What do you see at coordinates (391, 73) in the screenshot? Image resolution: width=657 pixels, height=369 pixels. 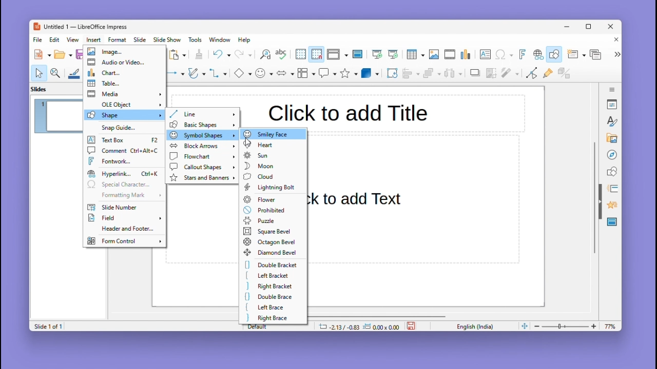 I see `Rotate` at bounding box center [391, 73].